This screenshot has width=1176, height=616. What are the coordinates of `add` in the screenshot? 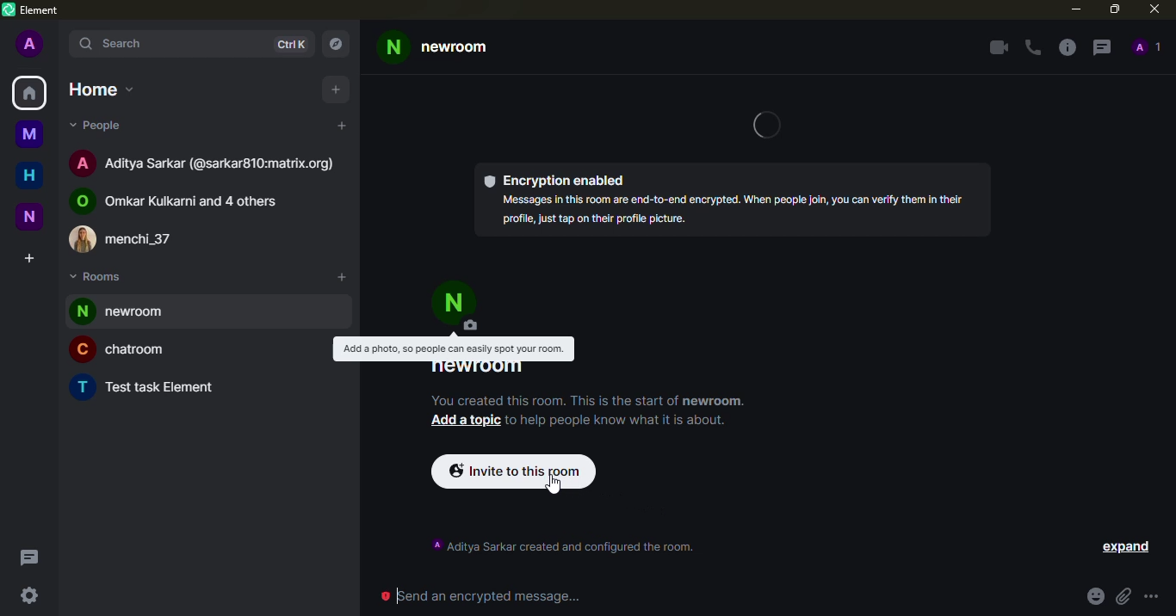 It's located at (343, 126).